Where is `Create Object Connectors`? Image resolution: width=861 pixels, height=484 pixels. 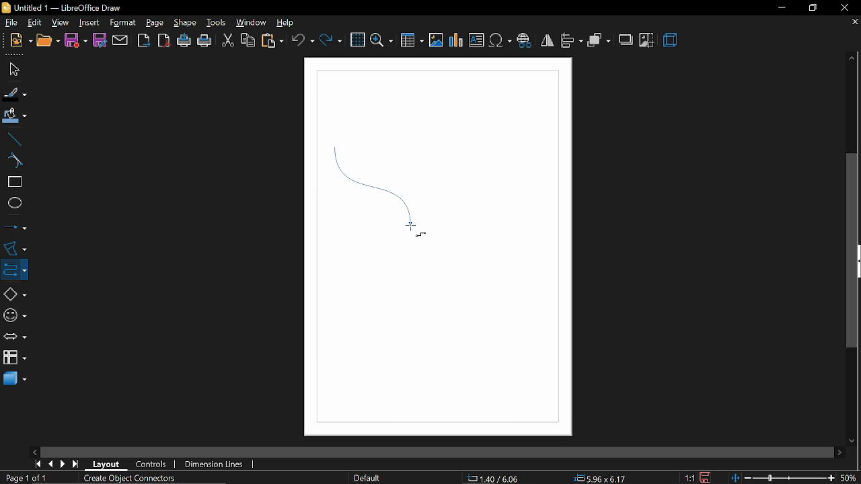
Create Object Connectors is located at coordinates (126, 479).